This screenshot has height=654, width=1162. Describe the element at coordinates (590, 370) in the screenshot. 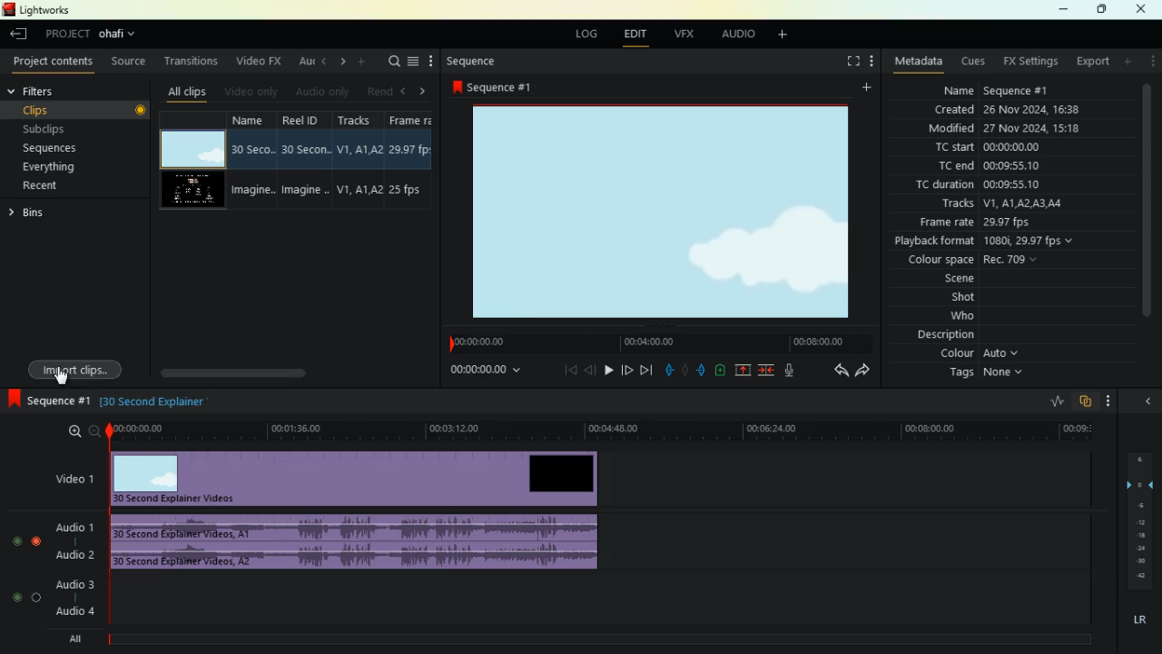

I see `back` at that location.